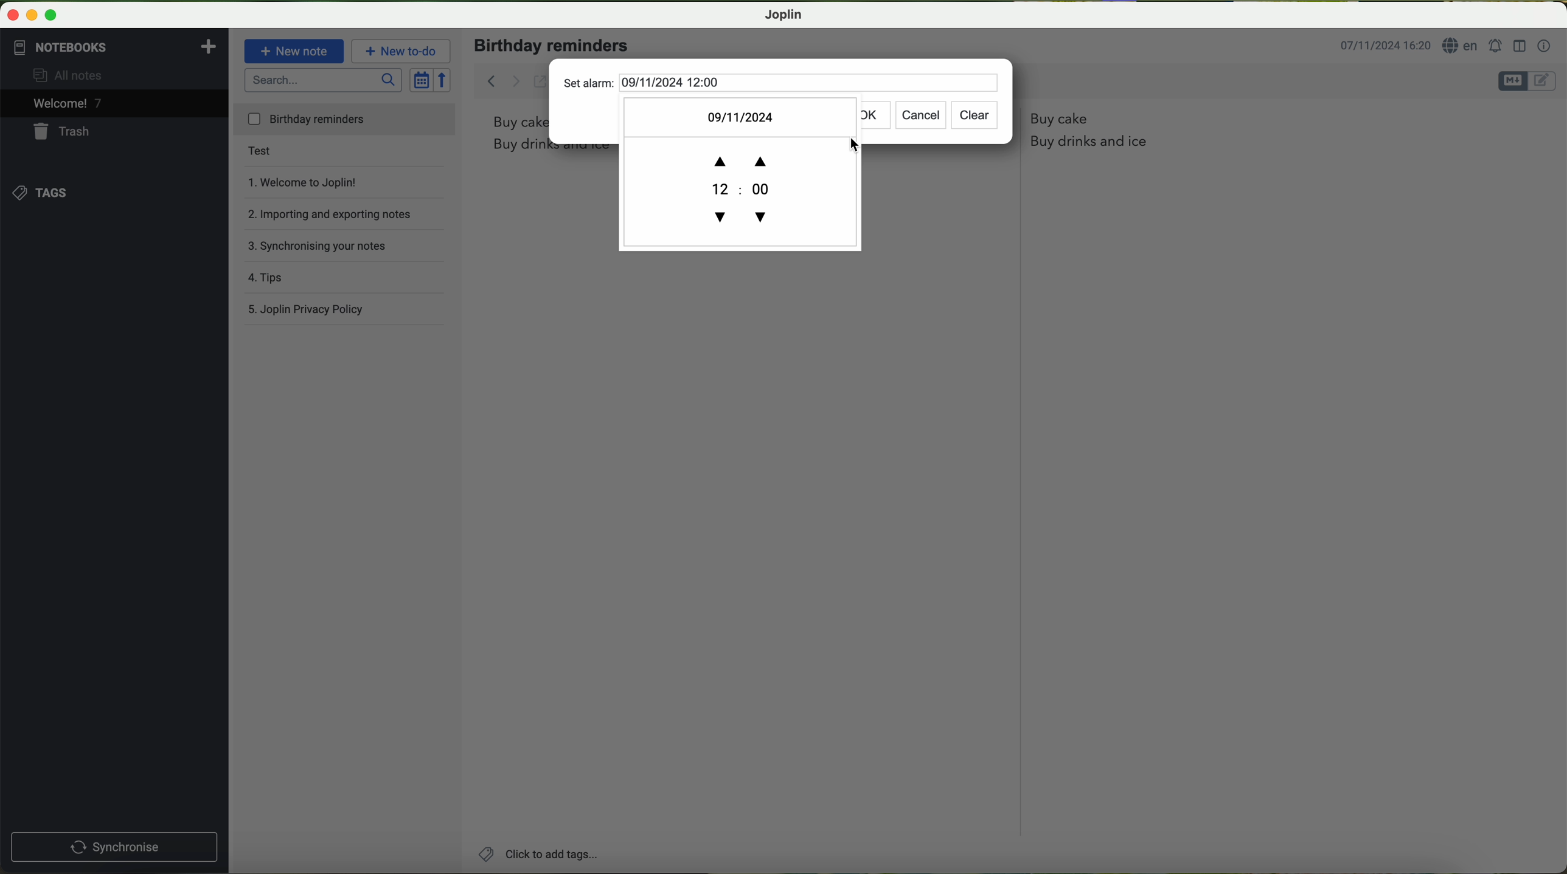 The image size is (1567, 874). Describe the element at coordinates (307, 306) in the screenshot. I see `Joplin privacy policy` at that location.